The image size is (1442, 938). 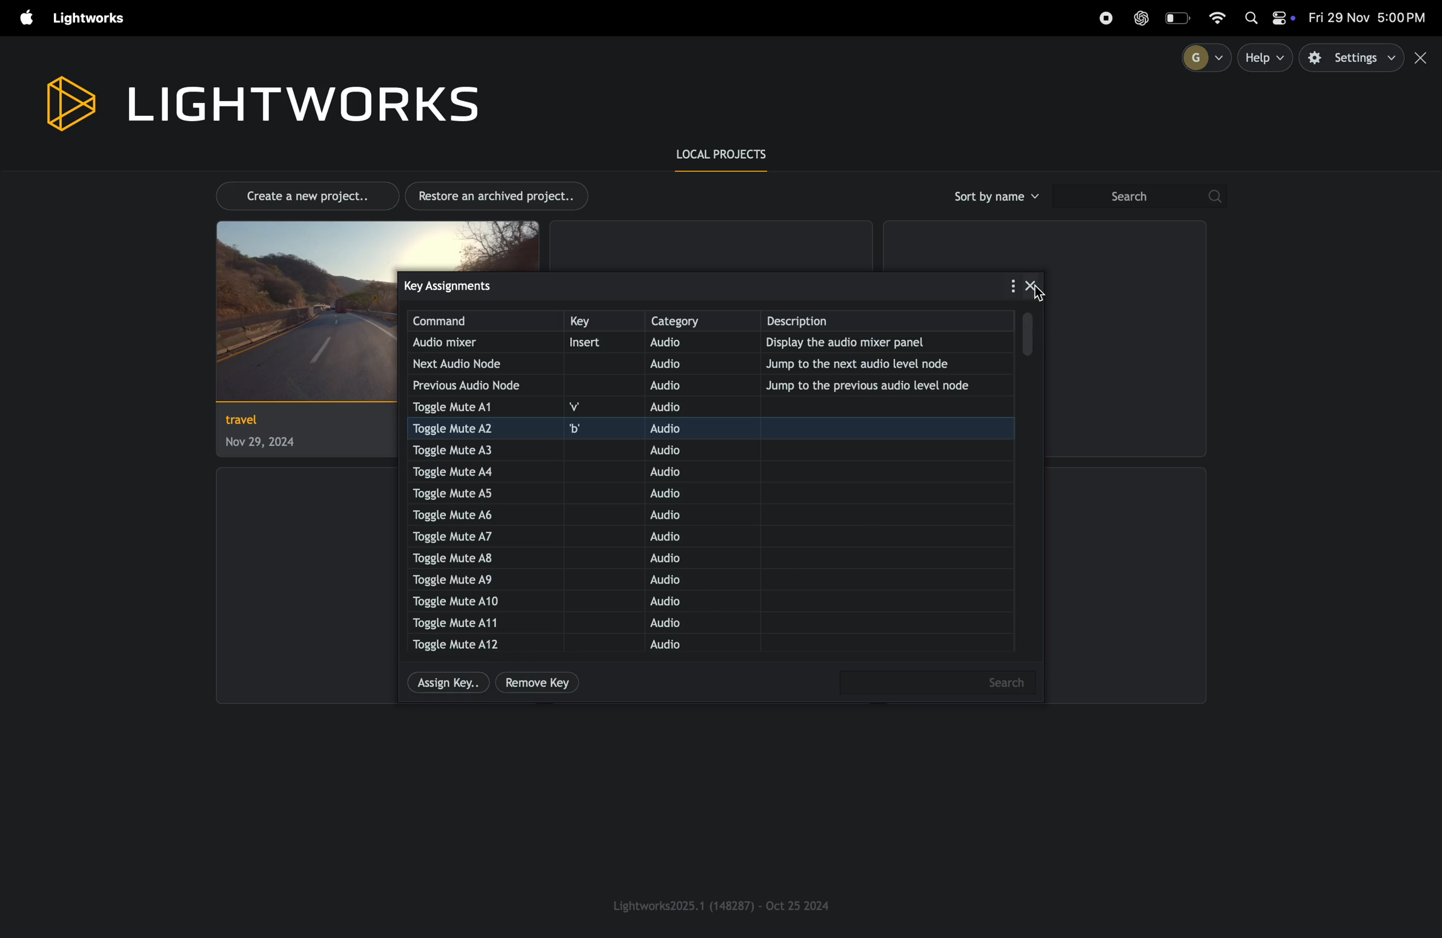 I want to click on toggle mute A6, so click(x=468, y=514).